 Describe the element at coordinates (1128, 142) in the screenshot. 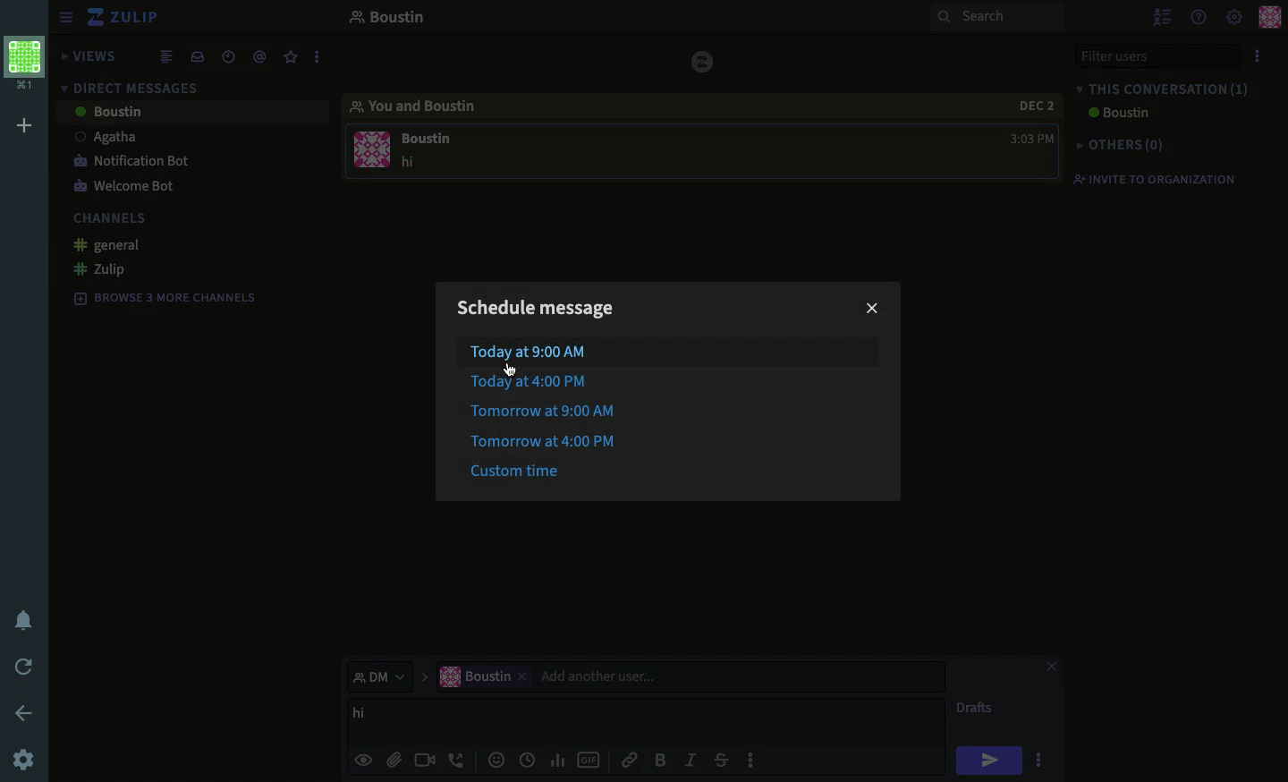

I see `others` at that location.